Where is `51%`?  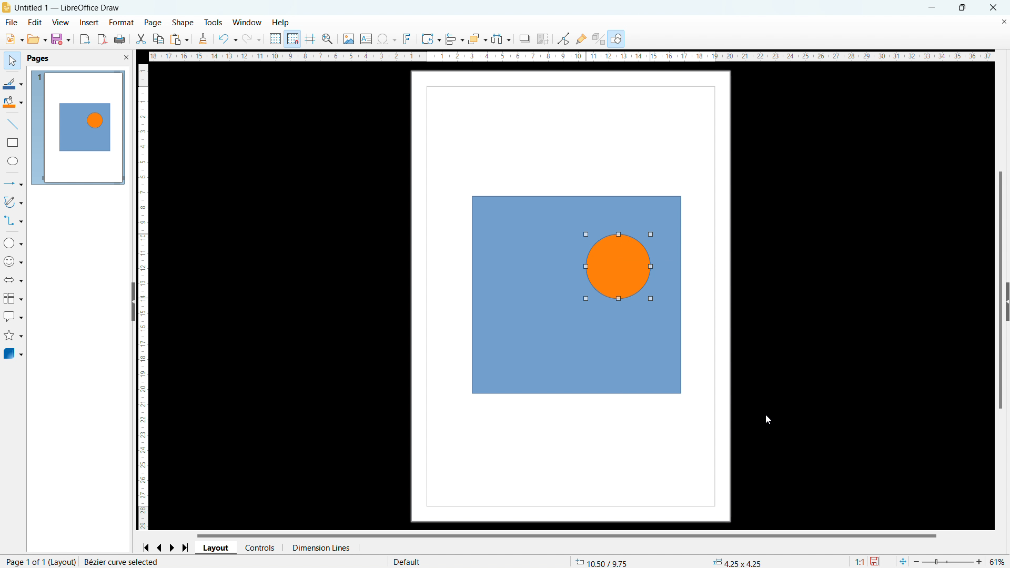
51% is located at coordinates (997, 561).